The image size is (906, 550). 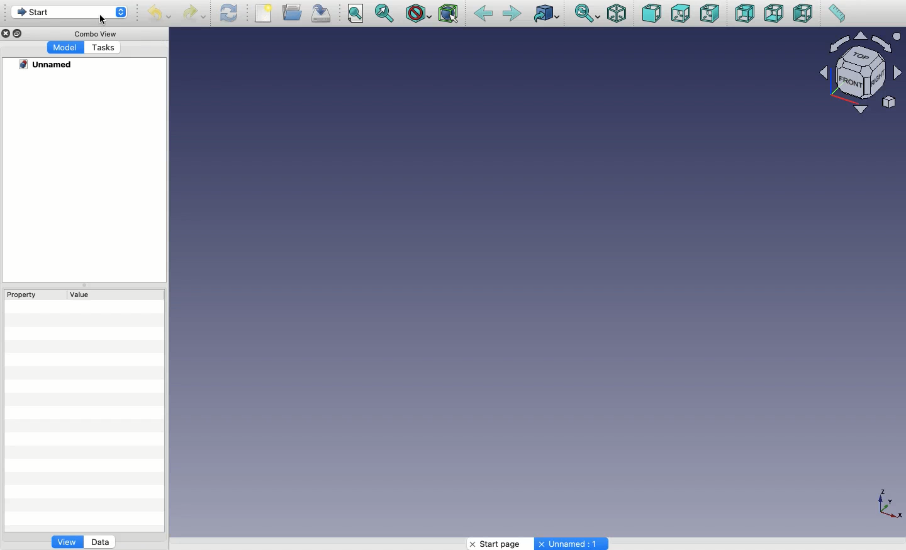 I want to click on Unnamed, so click(x=573, y=544).